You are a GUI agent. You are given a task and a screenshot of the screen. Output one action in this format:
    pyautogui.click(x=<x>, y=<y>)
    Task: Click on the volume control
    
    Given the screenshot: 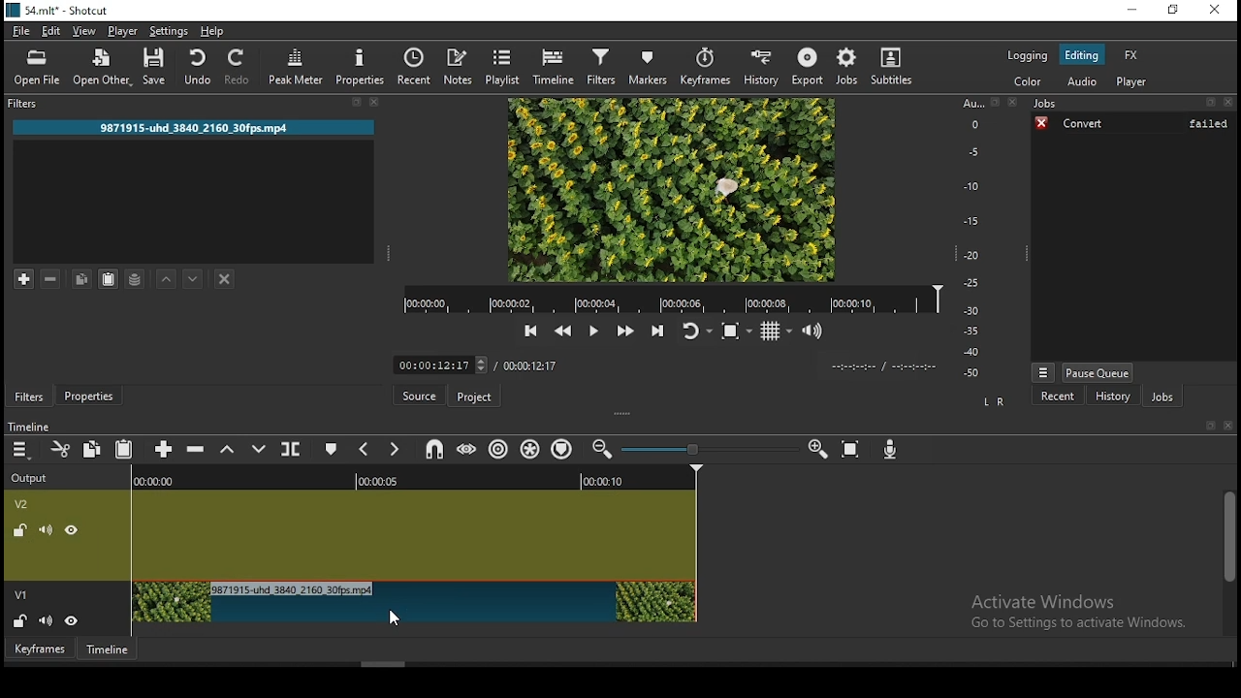 What is the action you would take?
    pyautogui.click(x=814, y=333)
    